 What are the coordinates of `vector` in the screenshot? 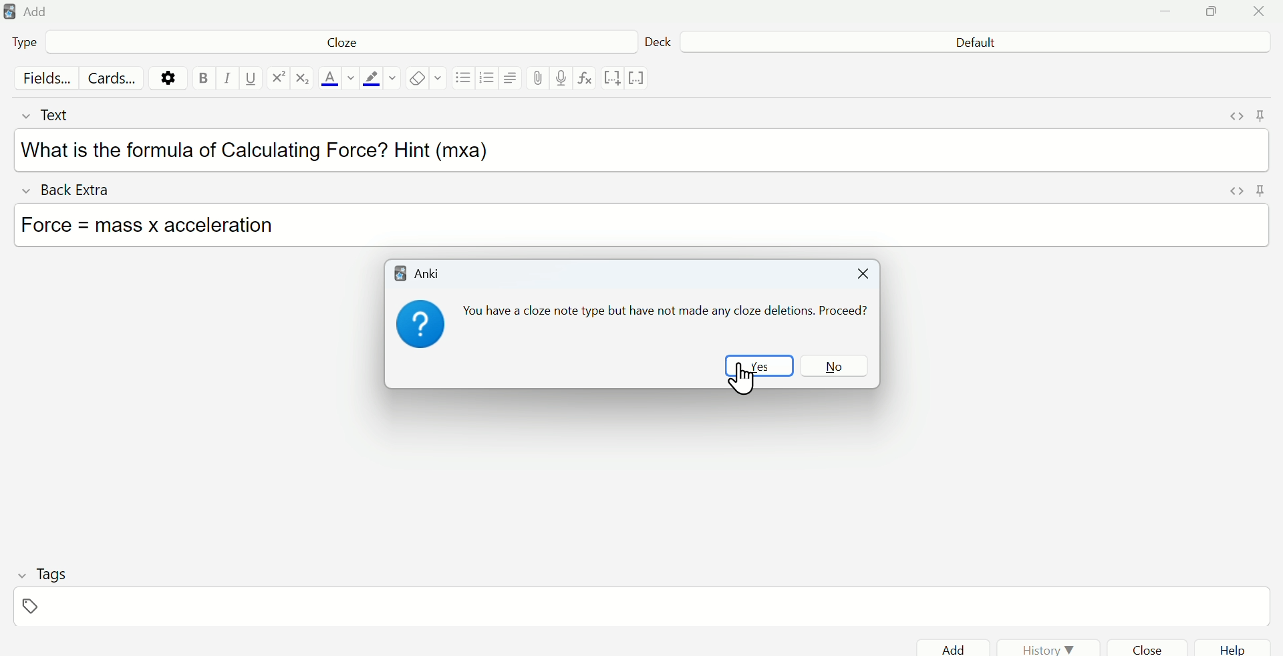 It's located at (639, 79).